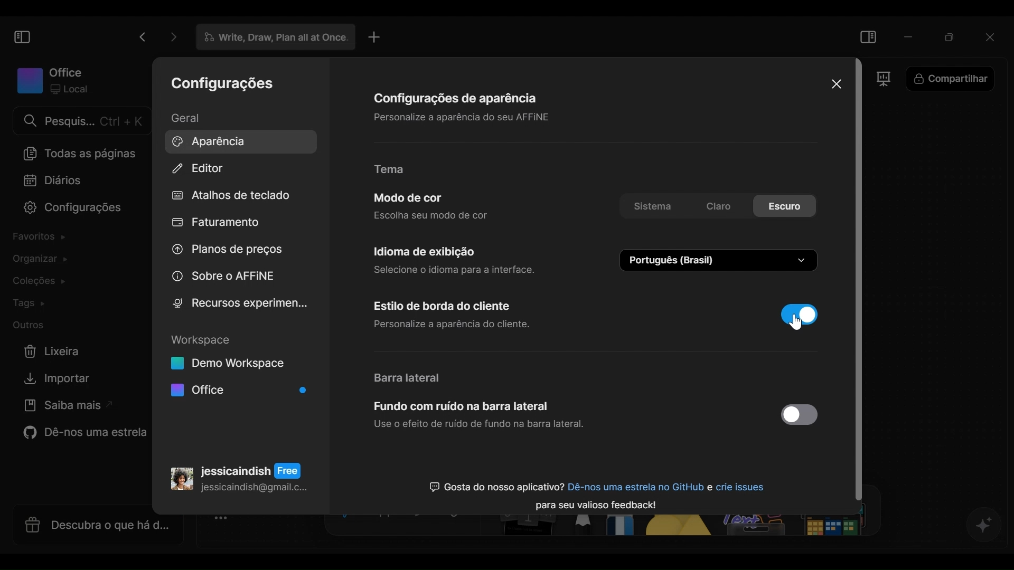 This screenshot has height=570, width=1014. Describe the element at coordinates (65, 407) in the screenshot. I see `Learn more` at that location.